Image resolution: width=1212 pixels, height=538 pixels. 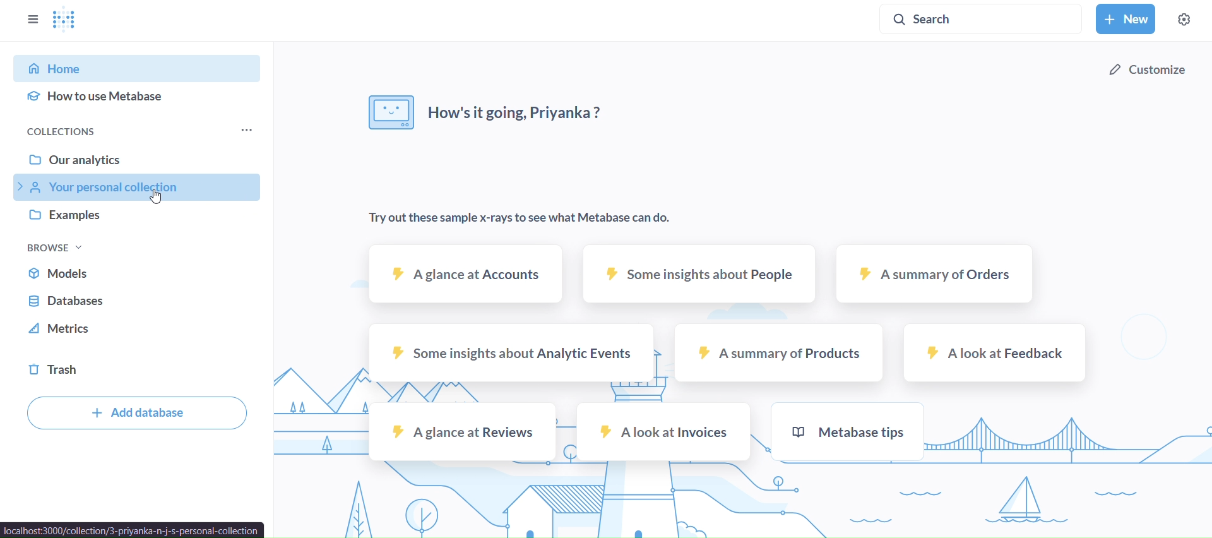 What do you see at coordinates (141, 65) in the screenshot?
I see `home` at bounding box center [141, 65].